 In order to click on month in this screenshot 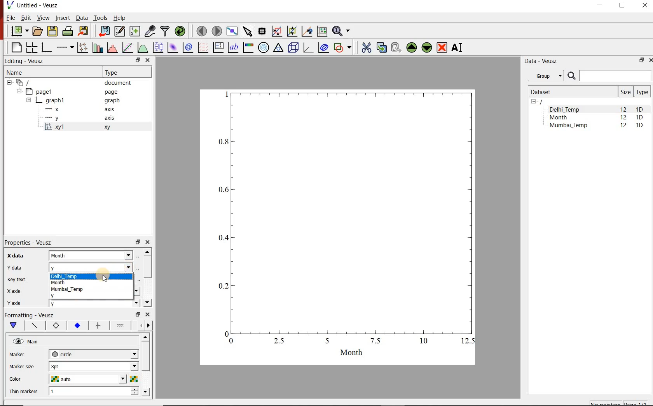, I will do `click(94, 255)`.